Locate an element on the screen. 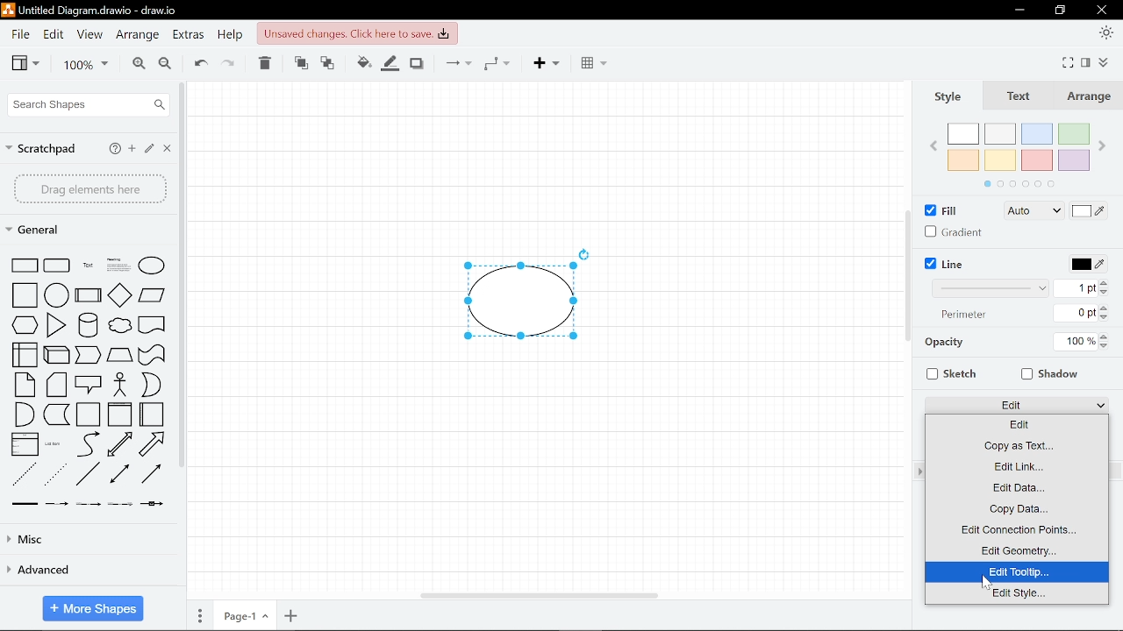  Color palette navigation is located at coordinates (1019, 185).